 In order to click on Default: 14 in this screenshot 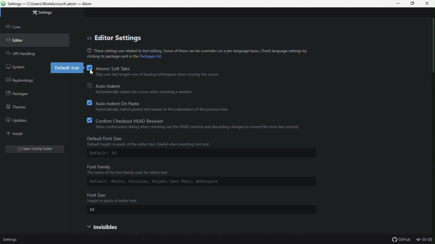, I will do `click(106, 154)`.